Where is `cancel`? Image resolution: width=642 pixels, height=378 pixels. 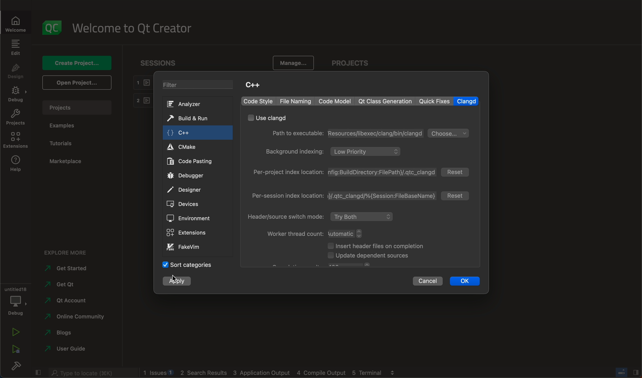 cancel is located at coordinates (427, 281).